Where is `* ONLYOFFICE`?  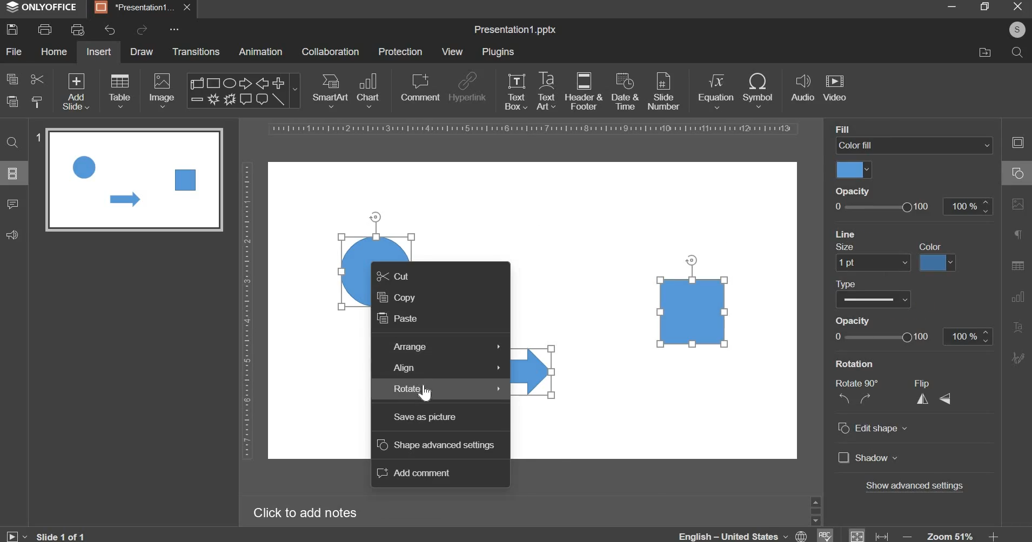 * ONLYOFFICE is located at coordinates (42, 7).